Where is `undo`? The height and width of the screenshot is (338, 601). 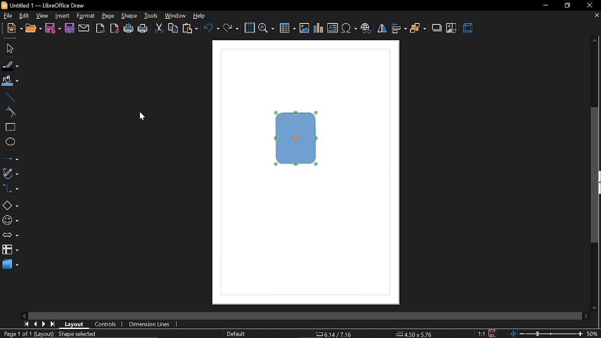 undo is located at coordinates (212, 29).